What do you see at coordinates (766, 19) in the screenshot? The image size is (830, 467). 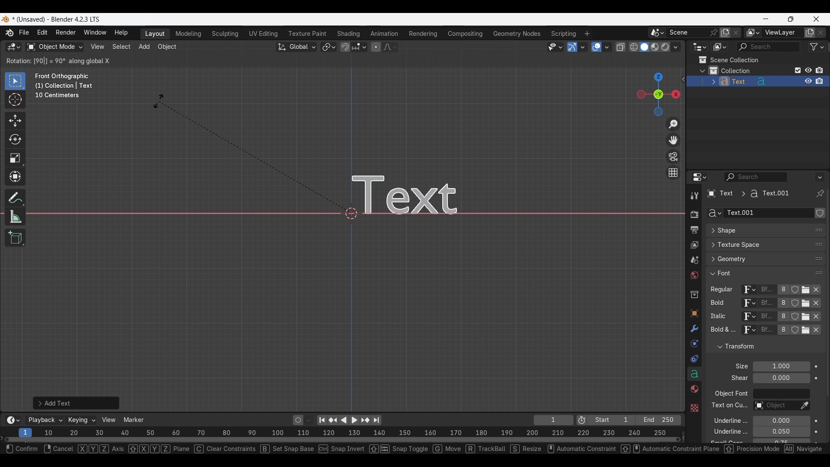 I see `Minimize` at bounding box center [766, 19].